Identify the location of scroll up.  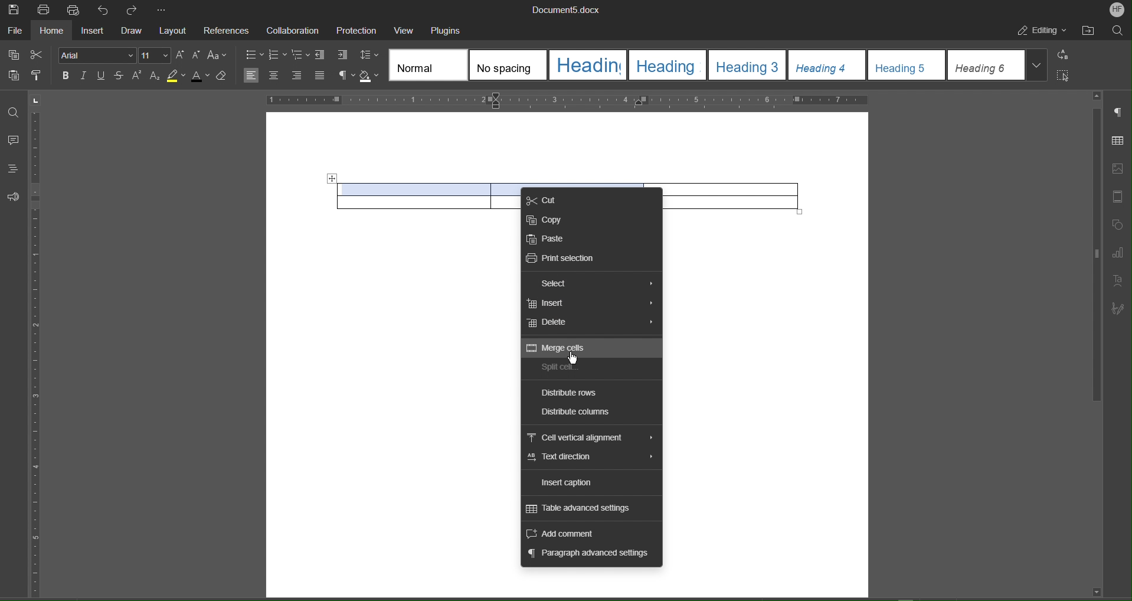
(1097, 96).